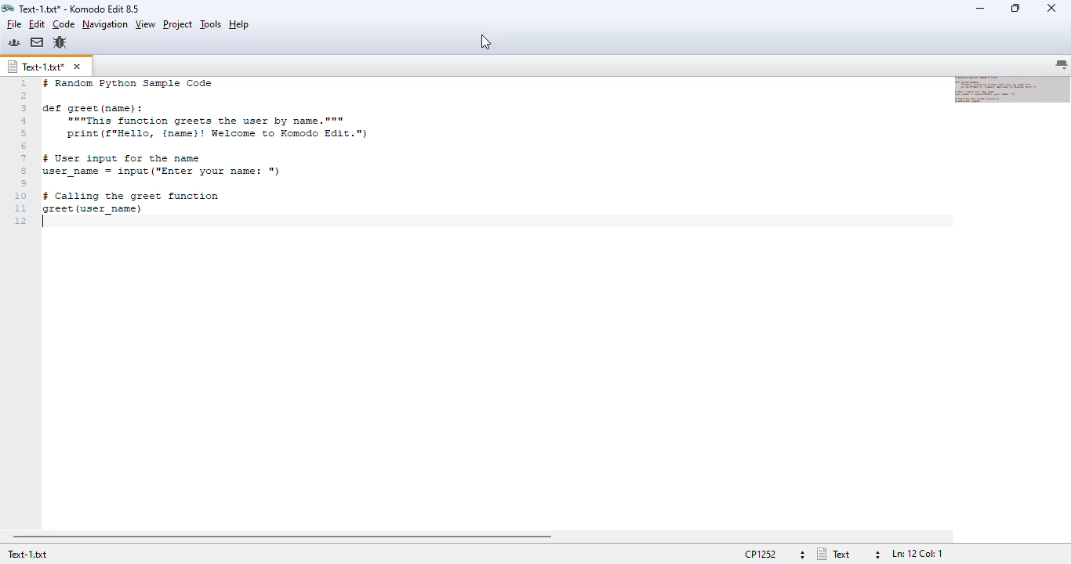 This screenshot has height=564, width=1071. I want to click on text, so click(241, 153).